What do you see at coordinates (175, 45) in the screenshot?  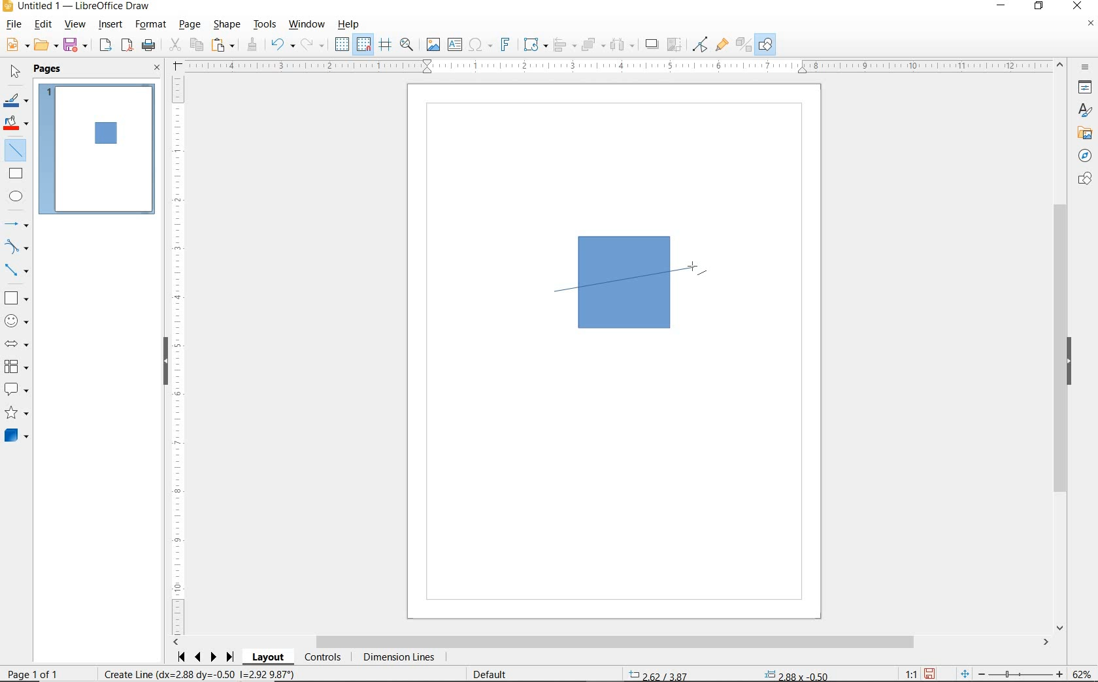 I see `CUT` at bounding box center [175, 45].